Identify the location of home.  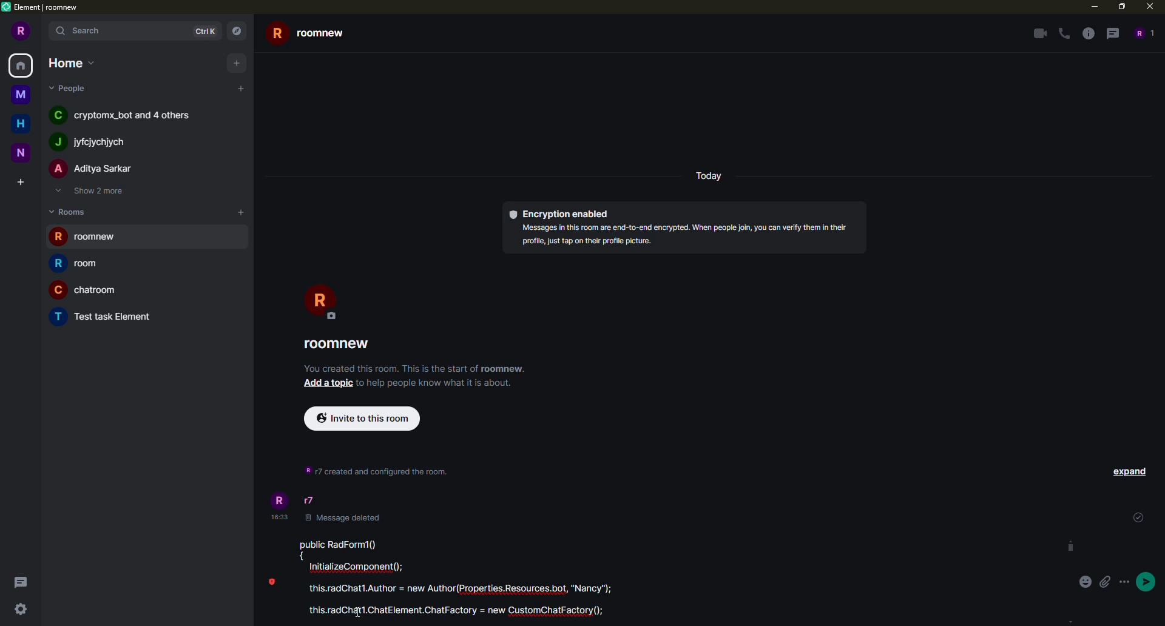
(20, 122).